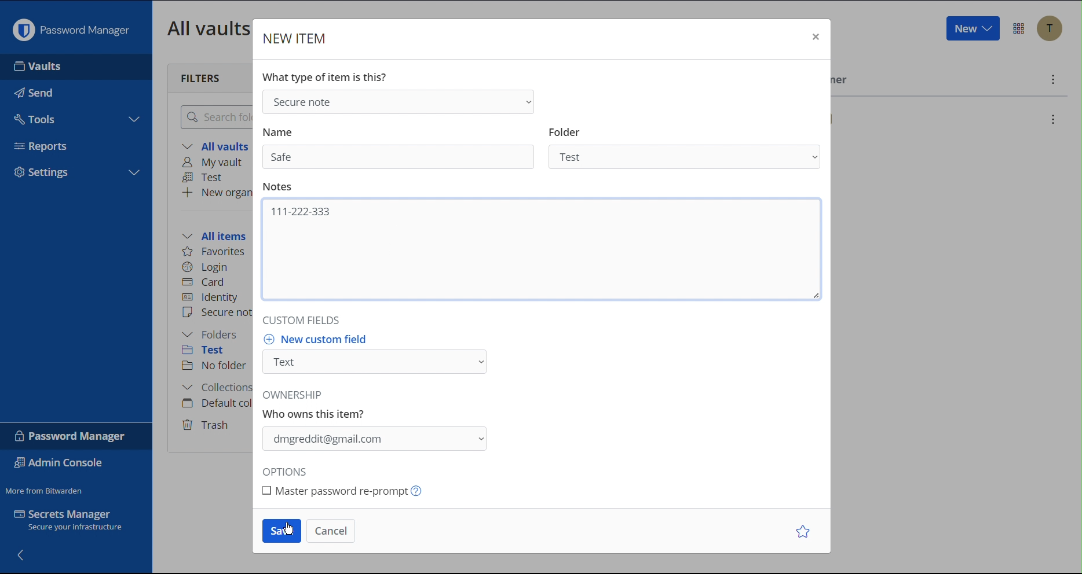 The width and height of the screenshot is (1082, 574). What do you see at coordinates (299, 211) in the screenshot?
I see `111-222-333` at bounding box center [299, 211].